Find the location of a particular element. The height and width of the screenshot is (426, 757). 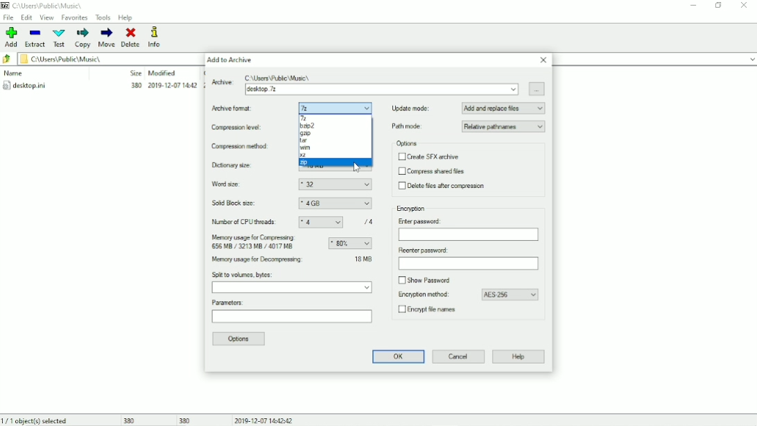

Options is located at coordinates (240, 339).